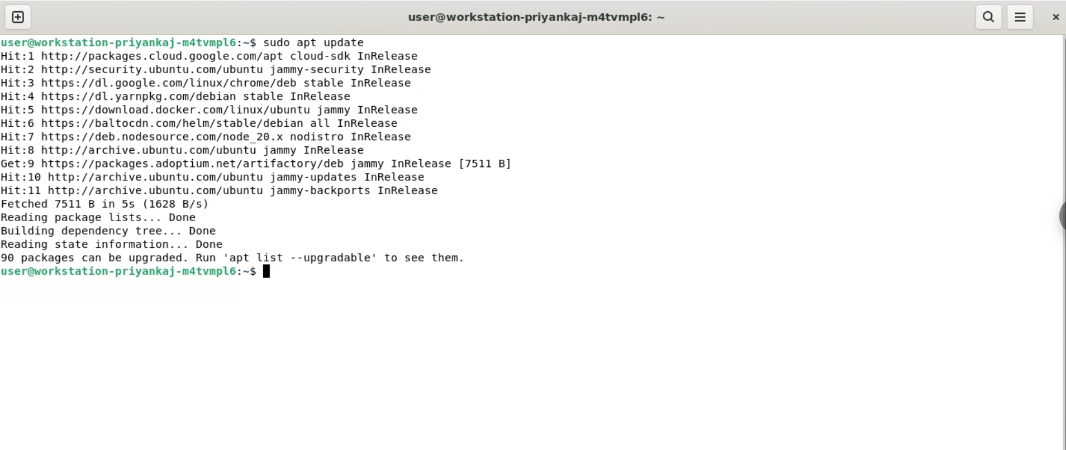 This screenshot has width=1066, height=450. Describe the element at coordinates (1052, 20) in the screenshot. I see `close` at that location.